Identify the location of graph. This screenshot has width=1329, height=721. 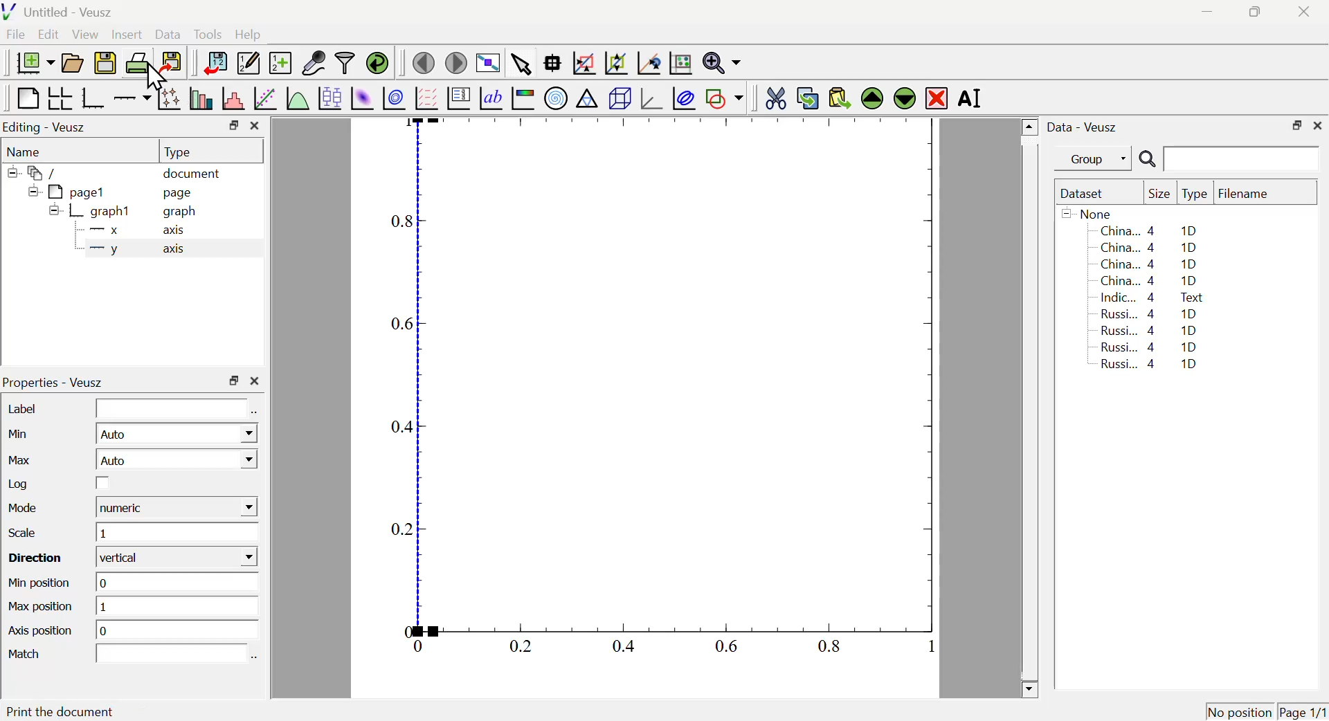
(181, 212).